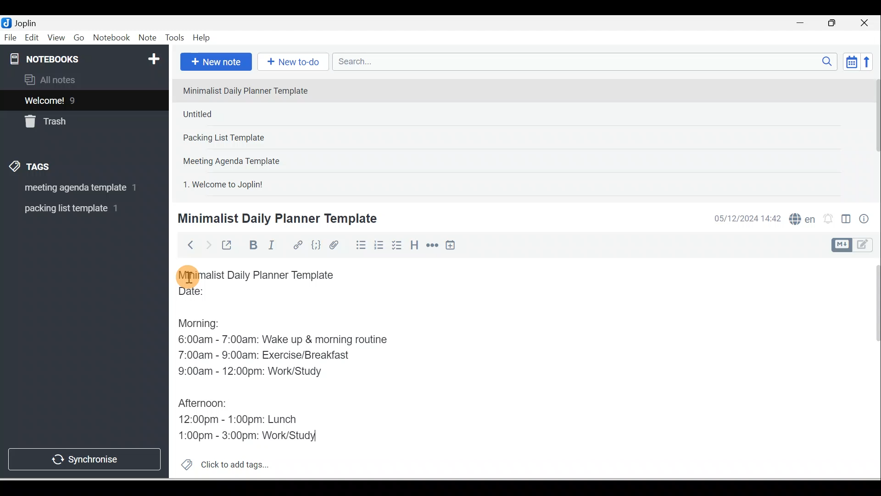 This screenshot has height=496, width=881. What do you see at coordinates (72, 188) in the screenshot?
I see `Tag 1` at bounding box center [72, 188].